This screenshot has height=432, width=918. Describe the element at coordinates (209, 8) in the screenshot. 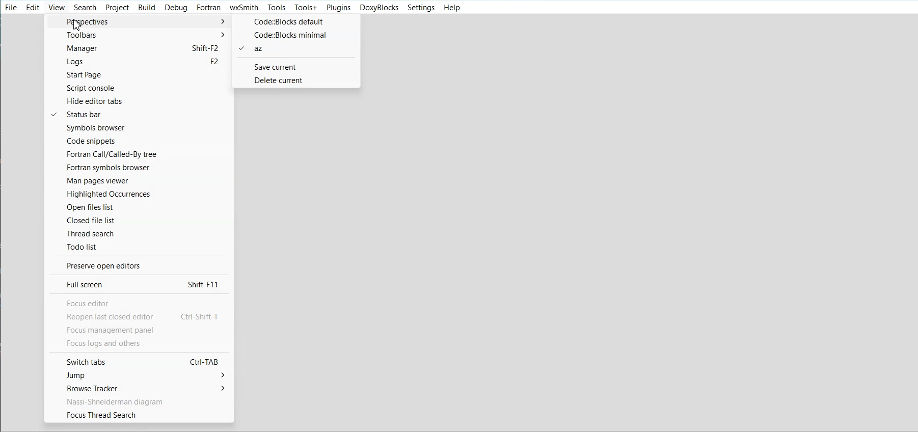

I see `Fortran` at that location.